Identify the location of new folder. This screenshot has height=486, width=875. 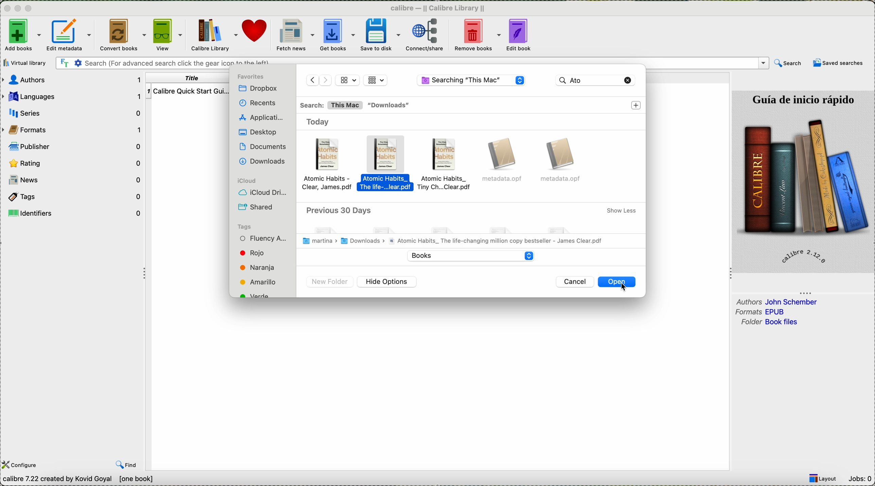
(330, 283).